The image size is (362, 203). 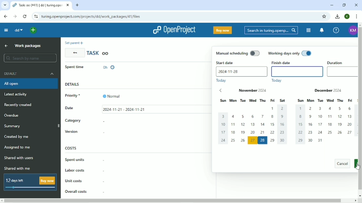 I want to click on To notification center, so click(x=322, y=30).